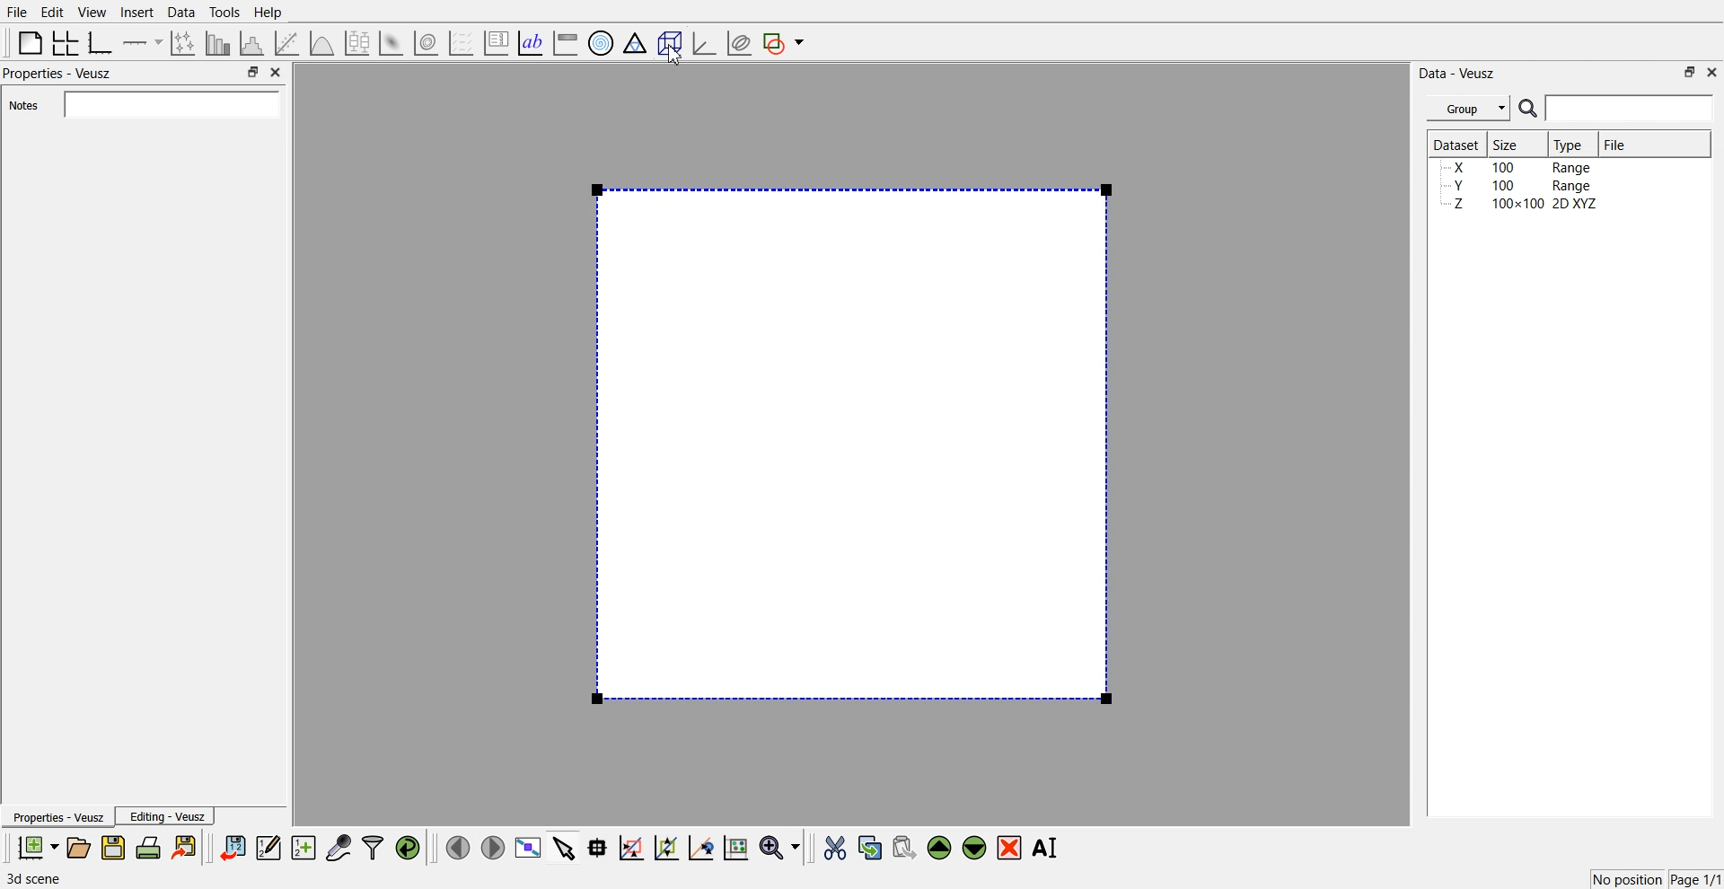 Image resolution: width=1724 pixels, height=889 pixels. What do you see at coordinates (322, 43) in the screenshot?
I see `3D Function` at bounding box center [322, 43].